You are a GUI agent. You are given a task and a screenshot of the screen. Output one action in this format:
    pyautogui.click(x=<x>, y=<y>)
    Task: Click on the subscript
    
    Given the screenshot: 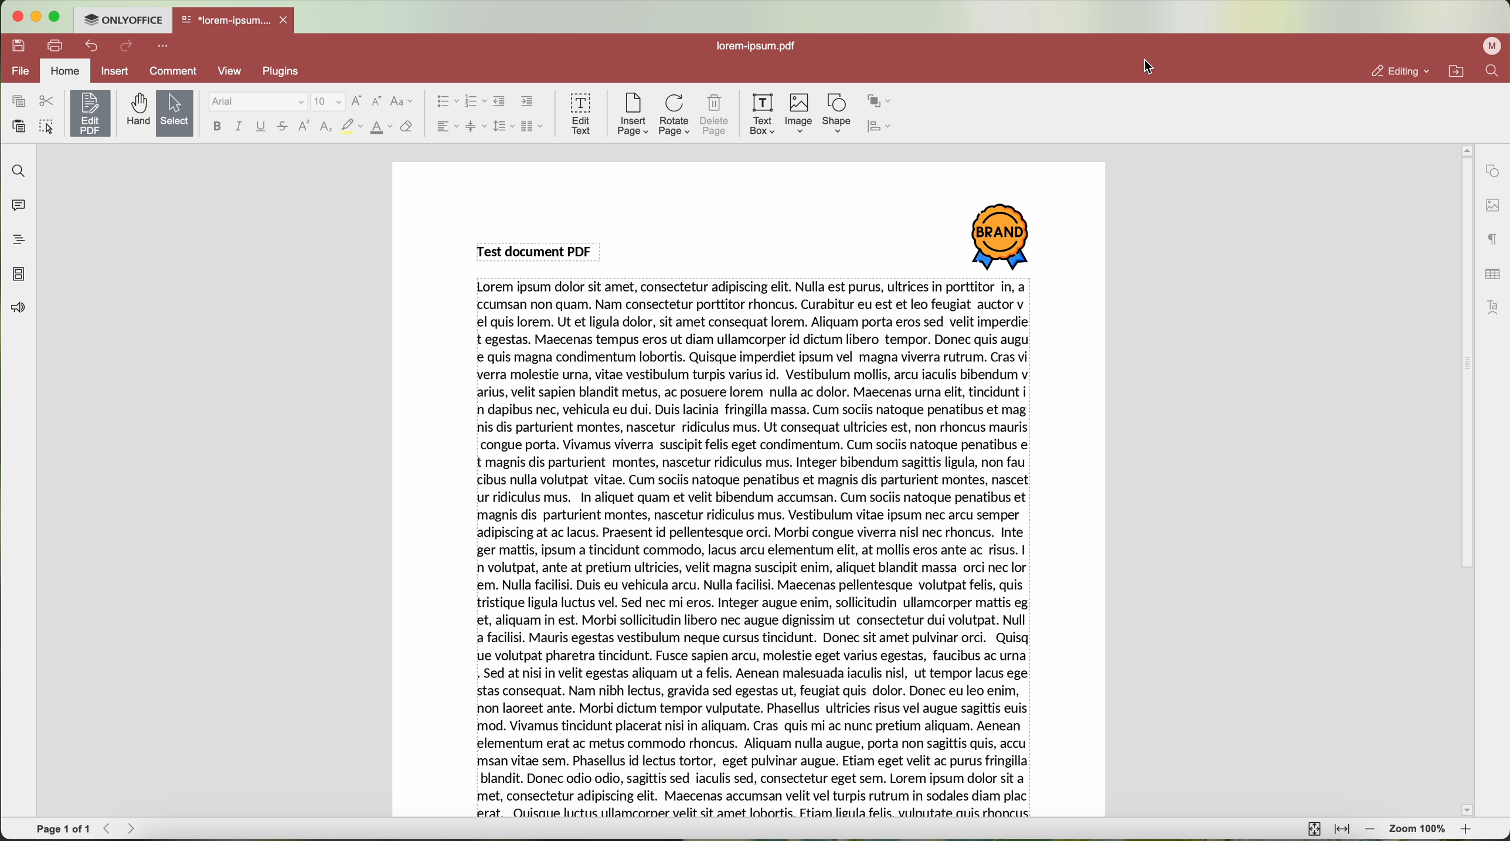 What is the action you would take?
    pyautogui.click(x=327, y=127)
    